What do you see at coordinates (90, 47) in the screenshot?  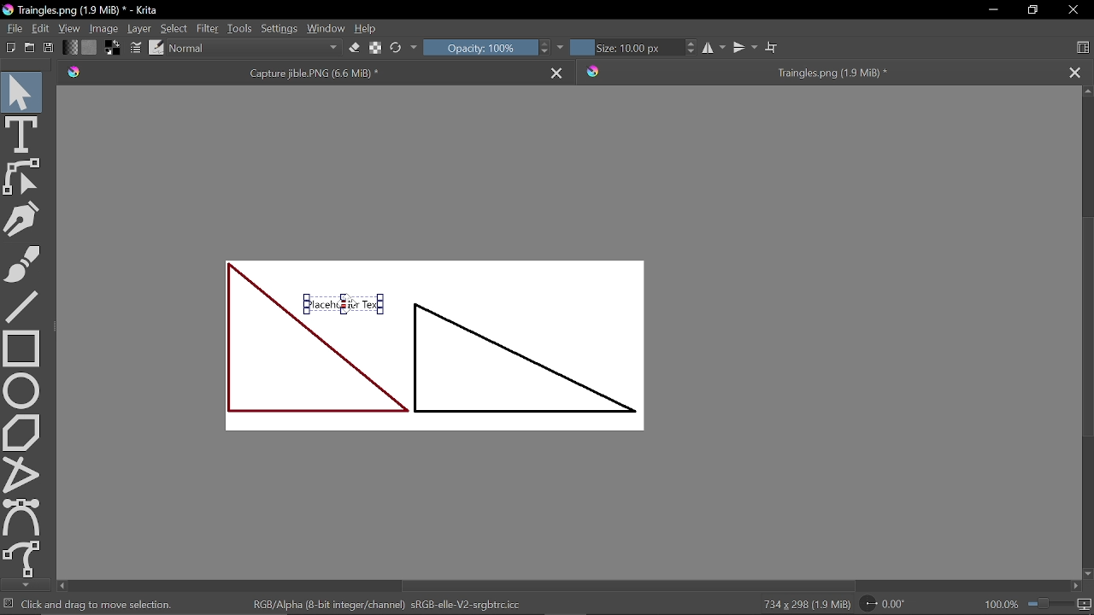 I see `Fill pattern` at bounding box center [90, 47].